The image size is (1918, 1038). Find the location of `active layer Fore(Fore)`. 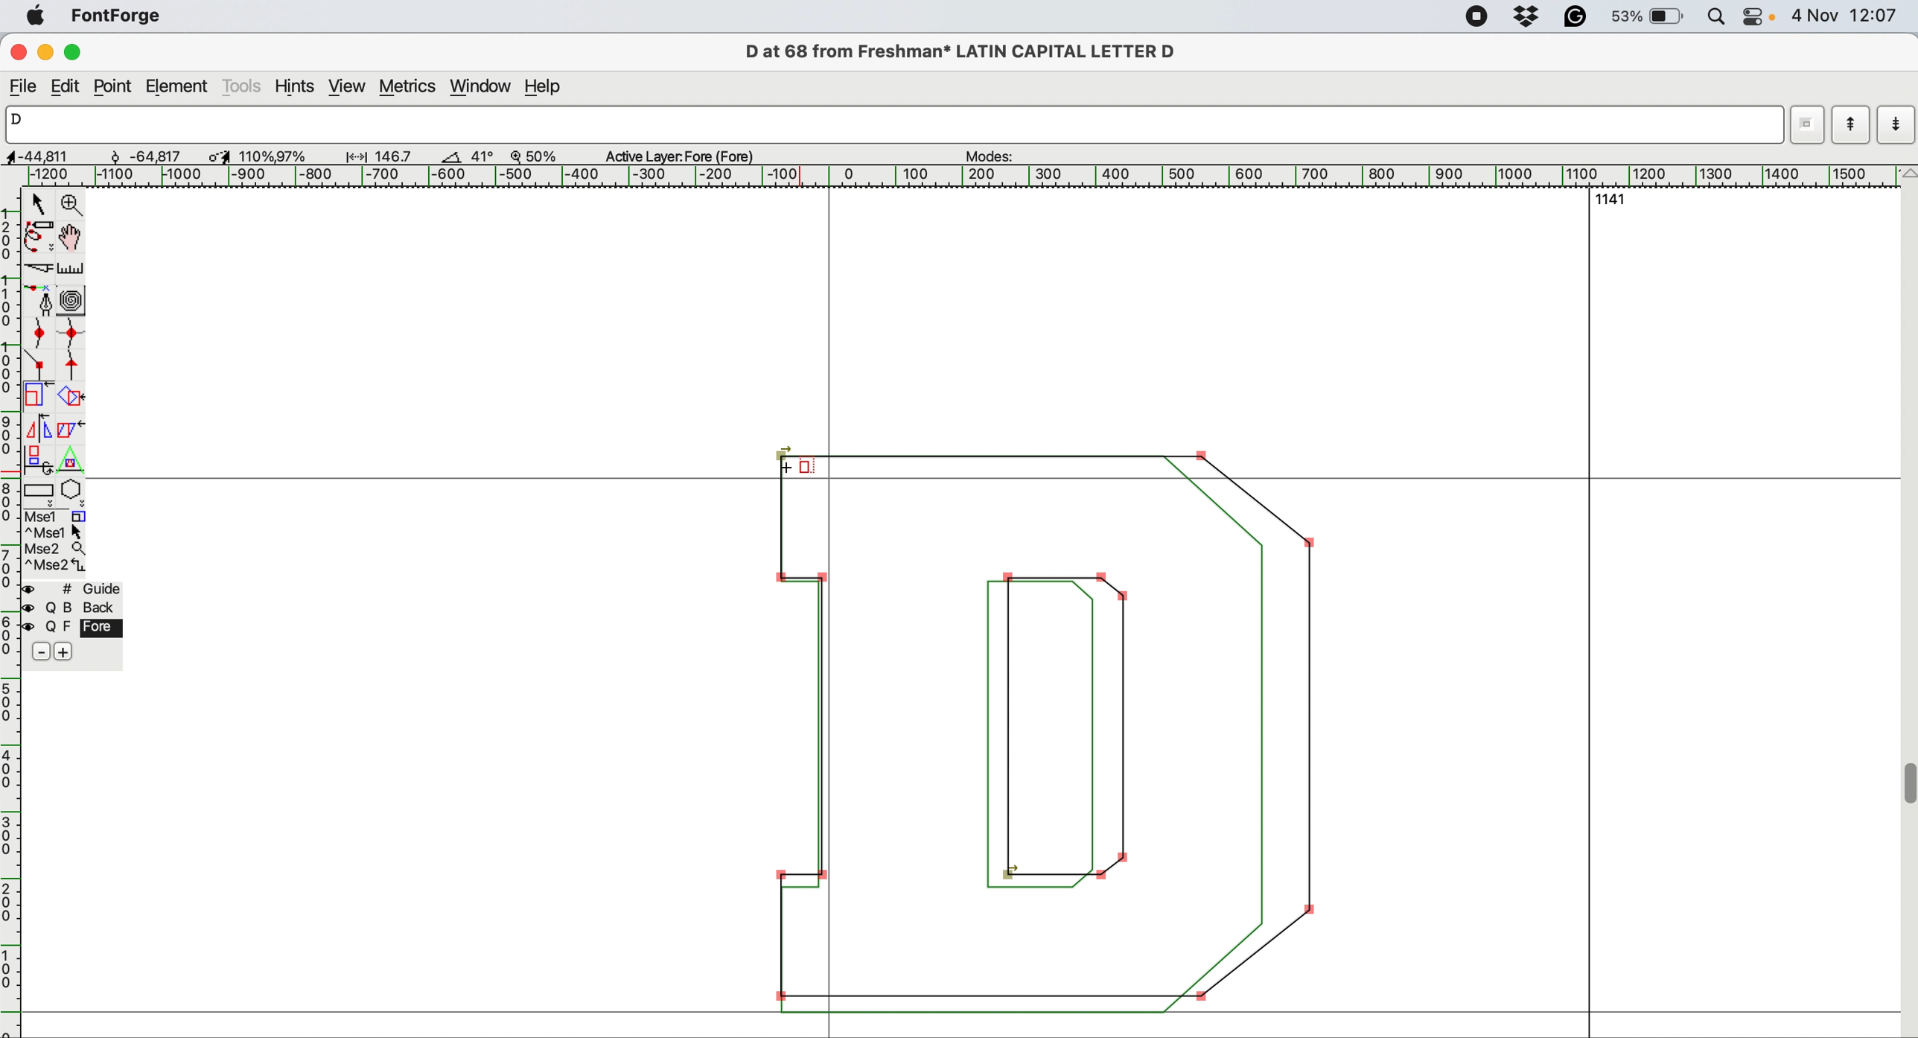

active layer Fore(Fore) is located at coordinates (686, 157).